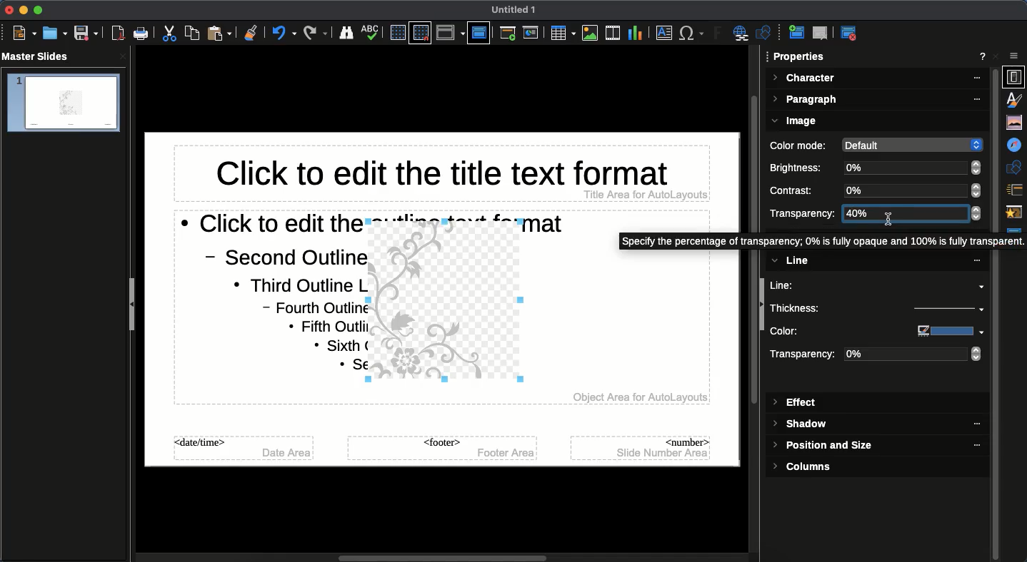 The image size is (1027, 562). I want to click on 0%, so click(914, 355).